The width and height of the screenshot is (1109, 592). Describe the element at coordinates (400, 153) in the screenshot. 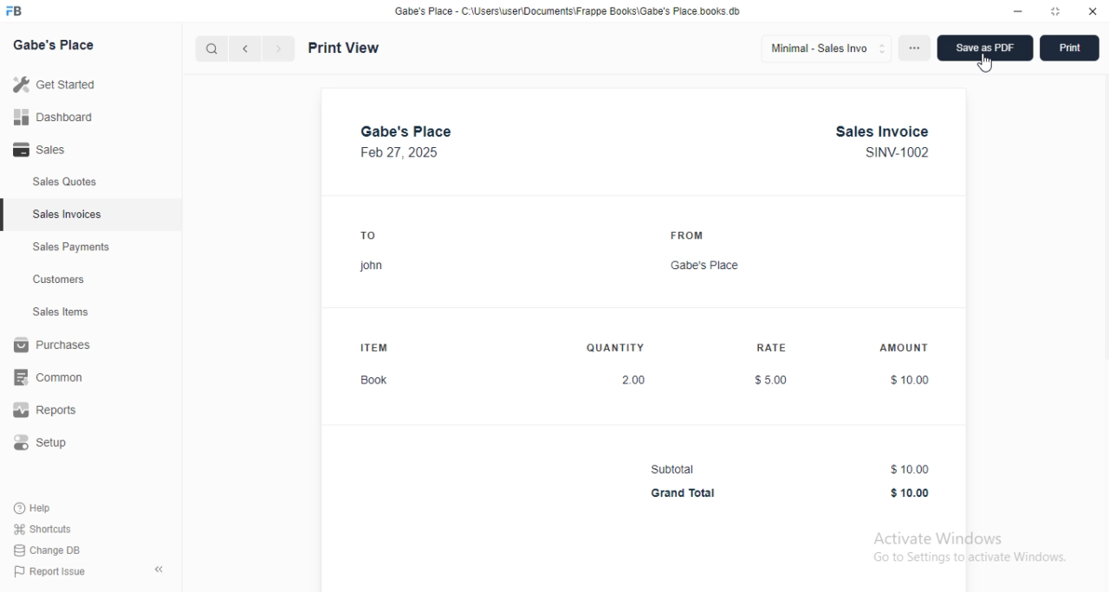

I see `Feb 27, 2025` at that location.